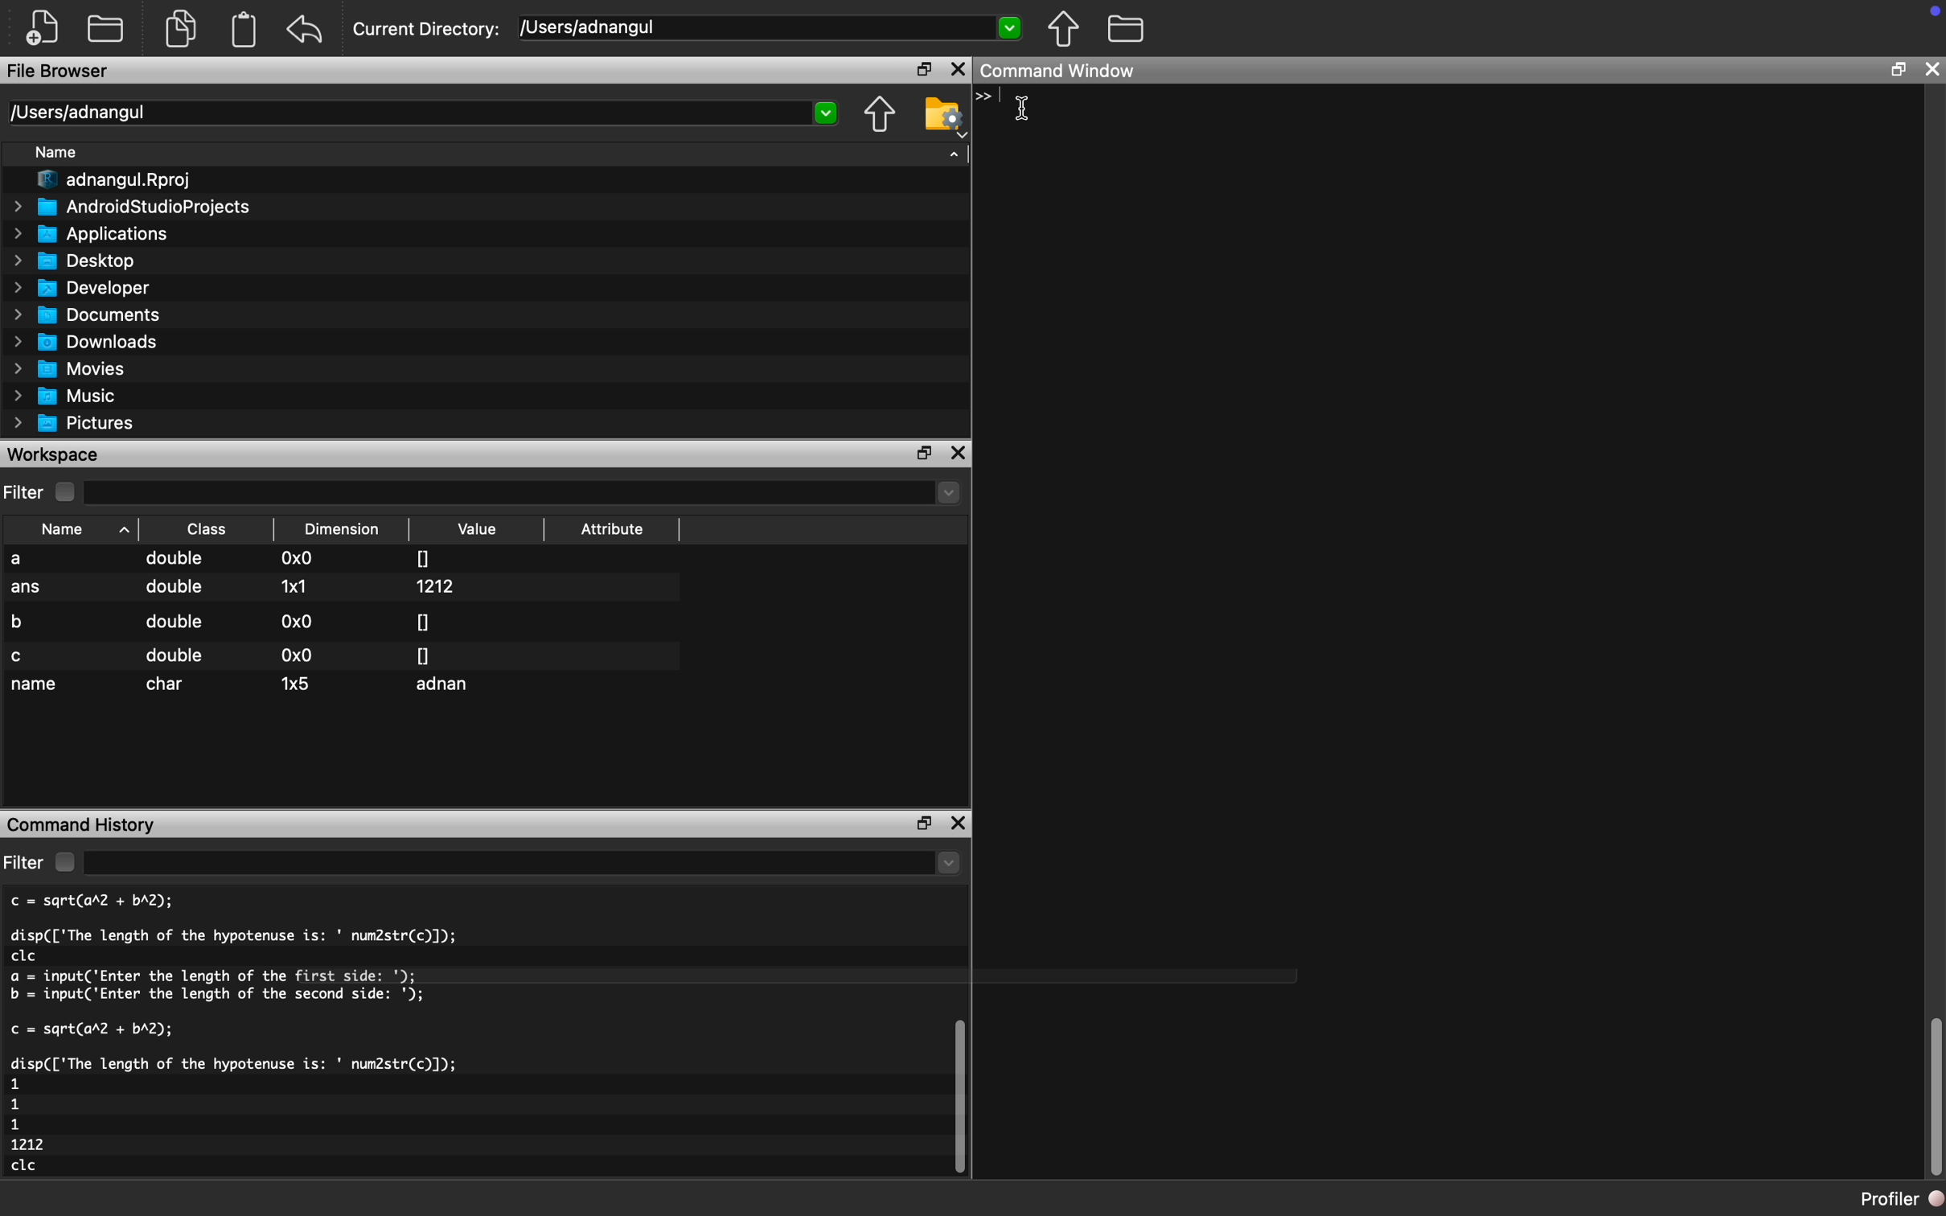  What do you see at coordinates (108, 27) in the screenshot?
I see `open folder` at bounding box center [108, 27].